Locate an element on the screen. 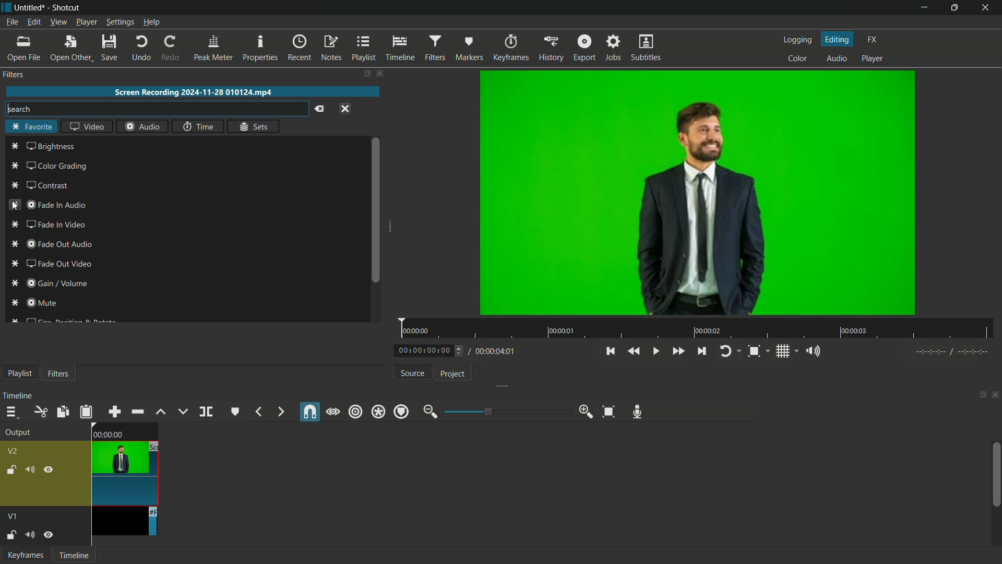 The image size is (1002, 564). lock is located at coordinates (10, 469).